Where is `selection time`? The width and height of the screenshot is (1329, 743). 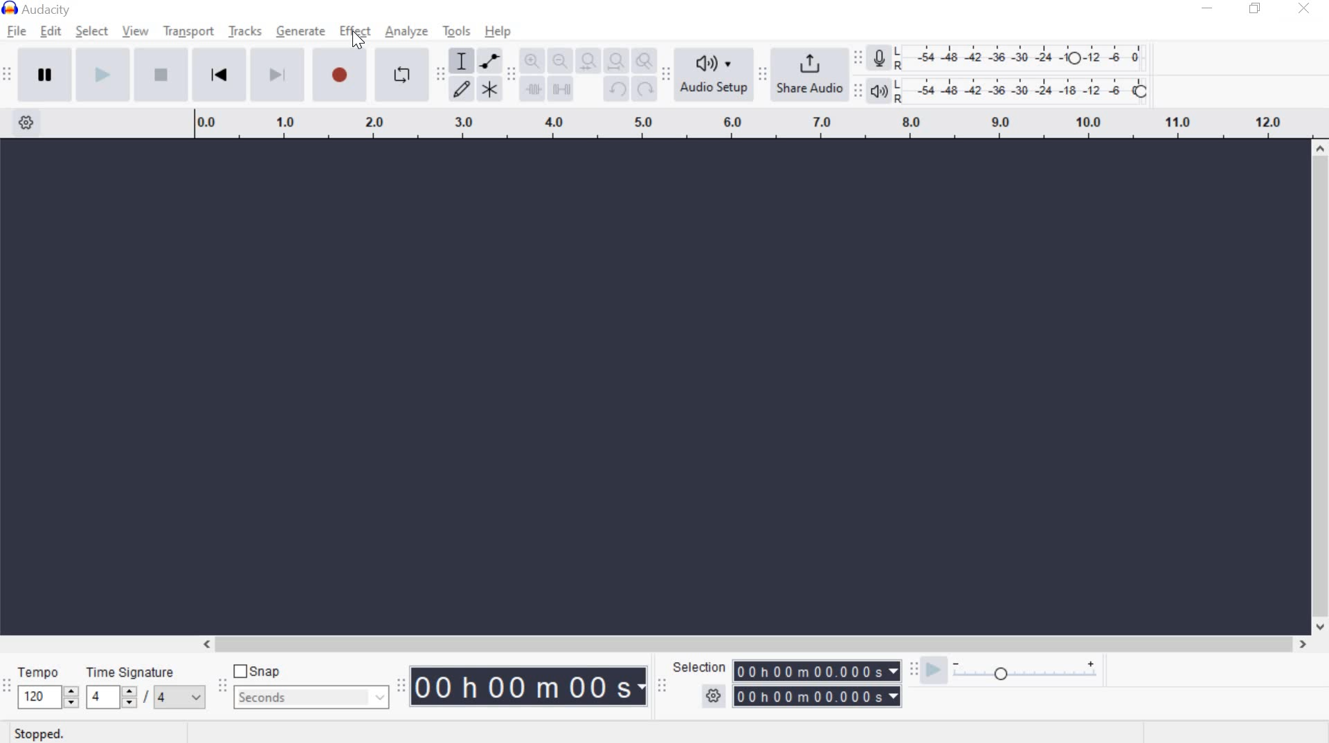 selection time is located at coordinates (819, 697).